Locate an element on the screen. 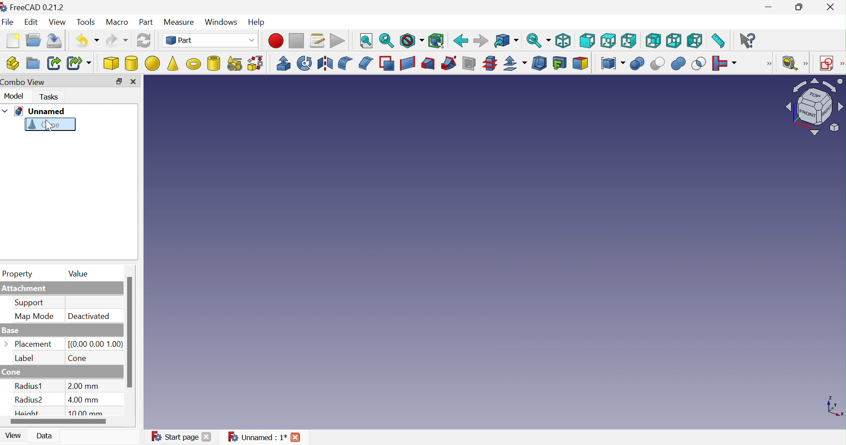 This screenshot has width=846, height=445. Minimize is located at coordinates (769, 8).